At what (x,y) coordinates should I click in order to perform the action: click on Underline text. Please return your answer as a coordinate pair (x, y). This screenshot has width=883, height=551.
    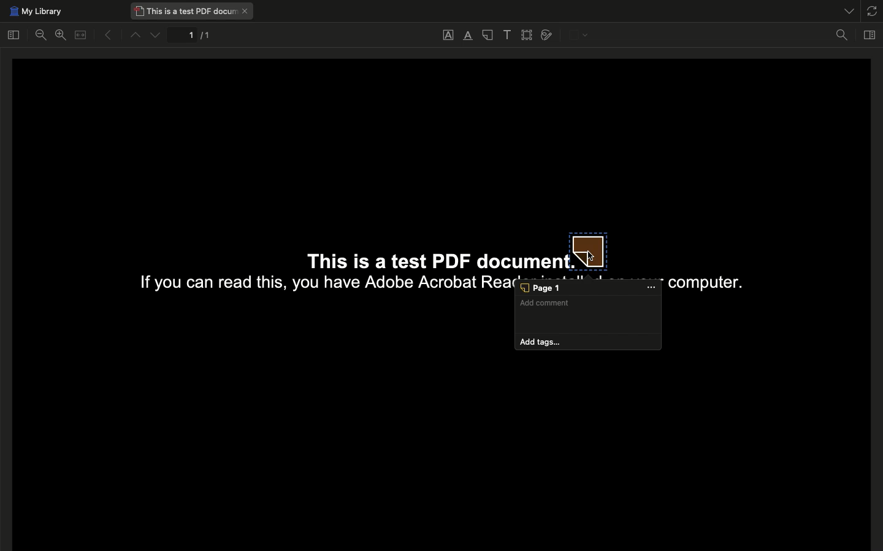
    Looking at the image, I should click on (448, 34).